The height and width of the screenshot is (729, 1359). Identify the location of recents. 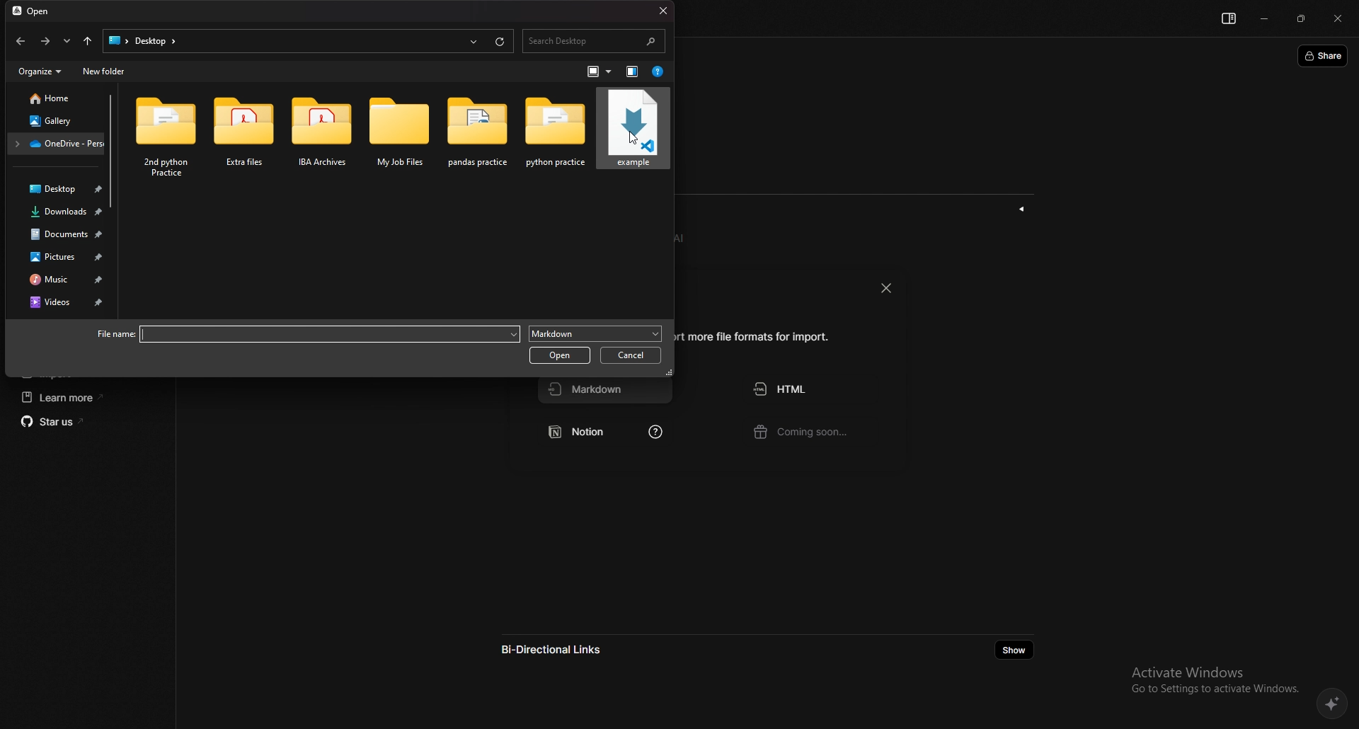
(473, 40).